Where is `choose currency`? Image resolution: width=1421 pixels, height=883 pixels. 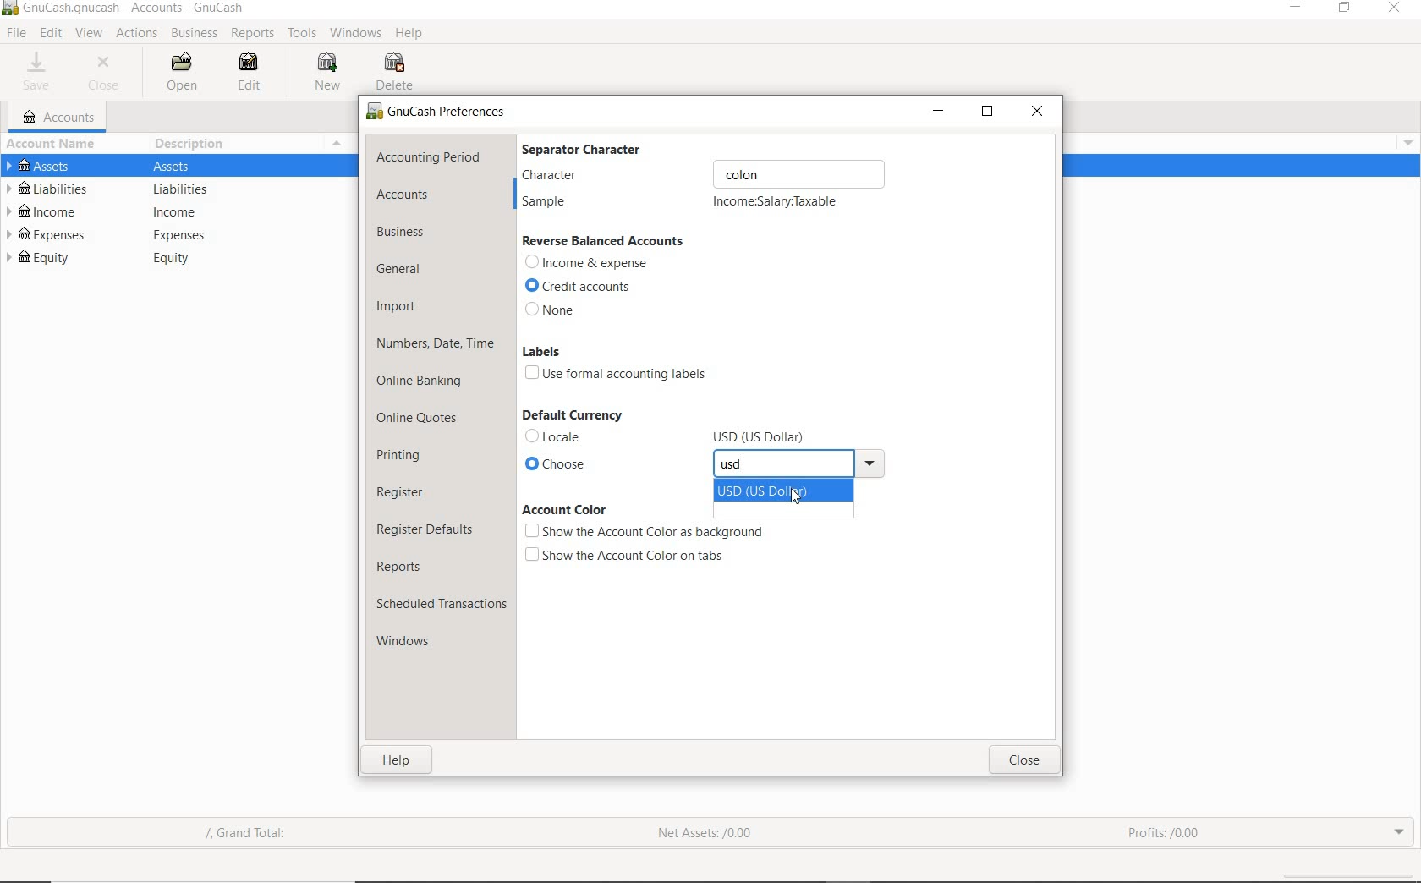 choose currency is located at coordinates (601, 466).